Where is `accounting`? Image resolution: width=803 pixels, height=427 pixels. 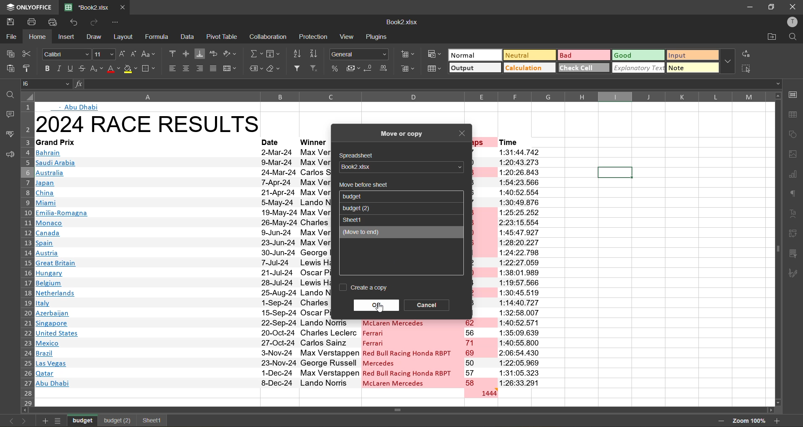 accounting is located at coordinates (354, 69).